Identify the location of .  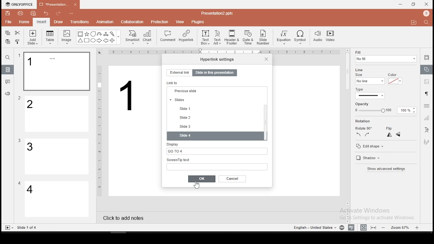
(425, 142).